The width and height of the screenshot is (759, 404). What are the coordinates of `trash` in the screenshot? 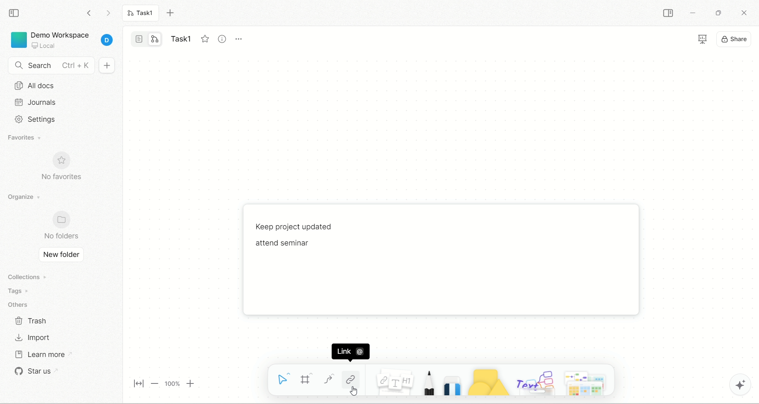 It's located at (32, 320).